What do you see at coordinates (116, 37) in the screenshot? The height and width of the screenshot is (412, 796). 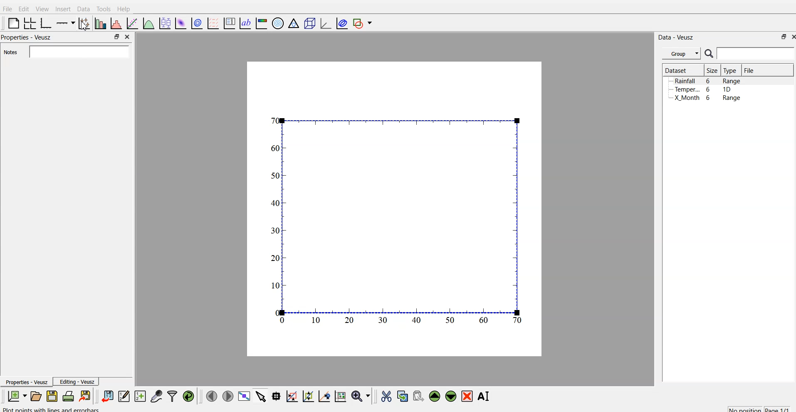 I see `maximize` at bounding box center [116, 37].